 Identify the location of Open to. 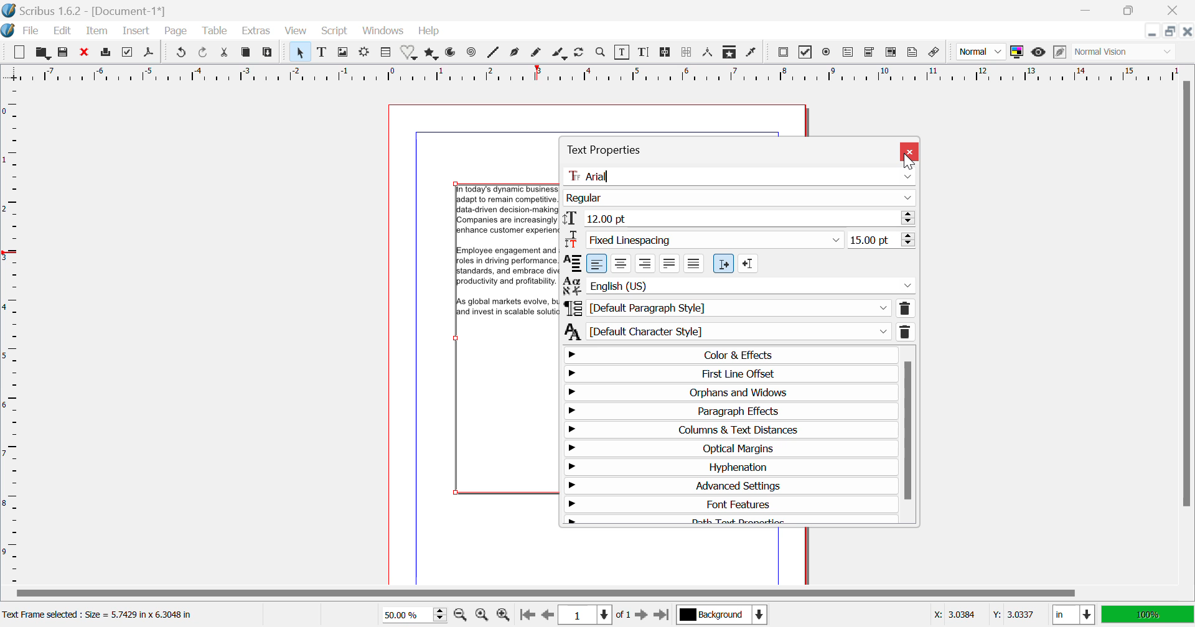
(44, 51).